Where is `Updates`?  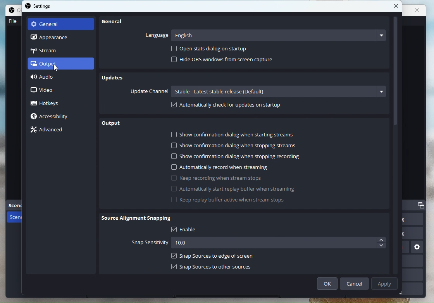 Updates is located at coordinates (112, 78).